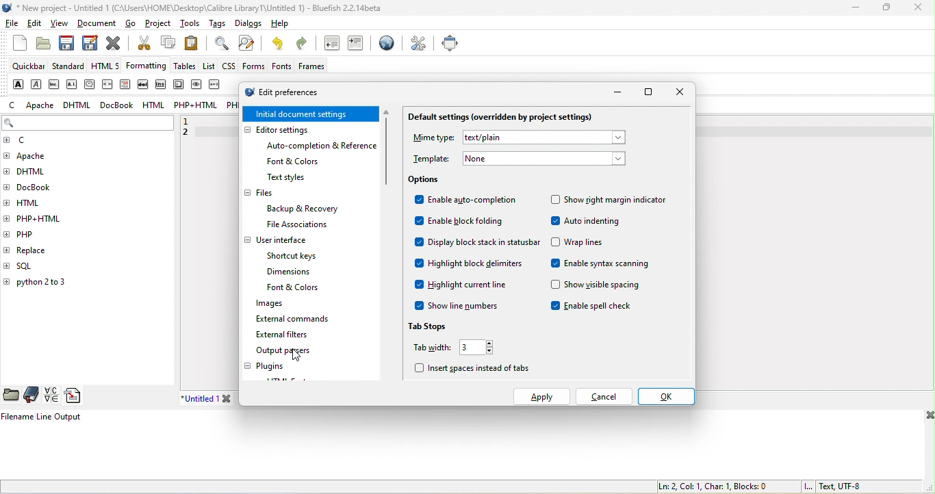 Image resolution: width=935 pixels, height=494 pixels. Describe the element at coordinates (290, 225) in the screenshot. I see `file associations` at that location.